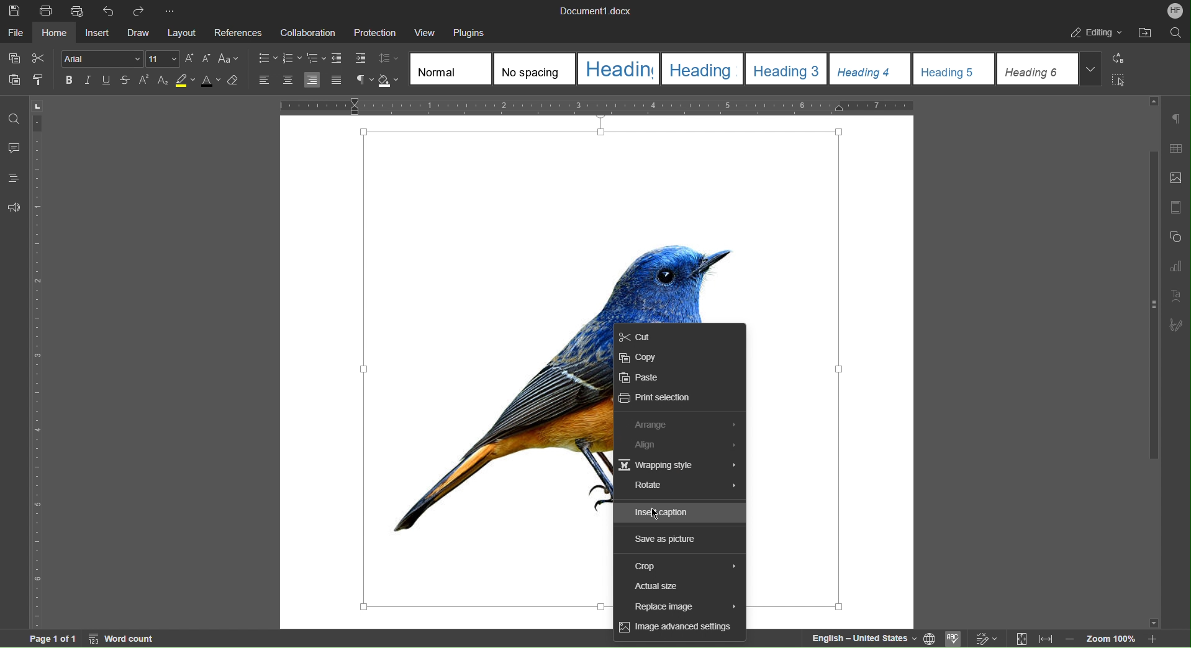 Image resolution: width=1191 pixels, height=648 pixels. Describe the element at coordinates (1022, 639) in the screenshot. I see `Fit to page` at that location.